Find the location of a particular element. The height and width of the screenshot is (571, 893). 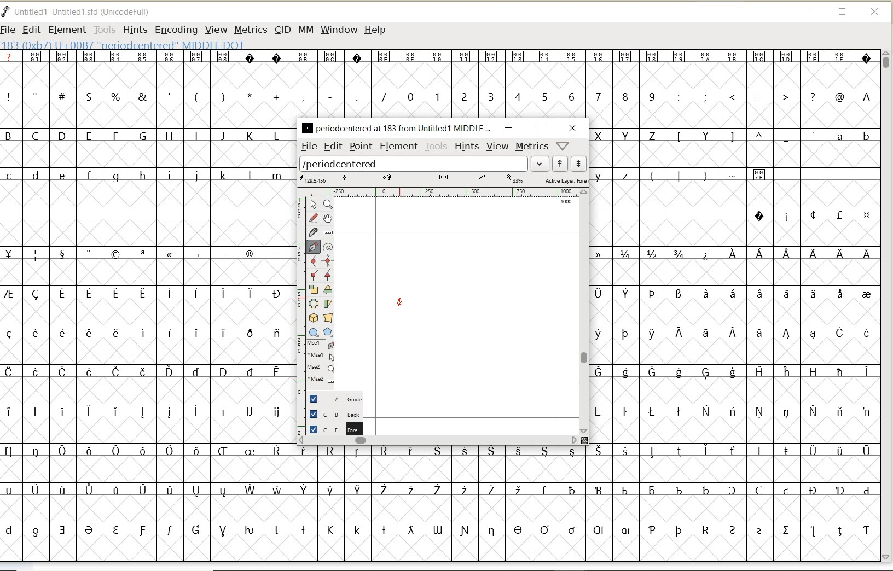

METRICS is located at coordinates (250, 29).